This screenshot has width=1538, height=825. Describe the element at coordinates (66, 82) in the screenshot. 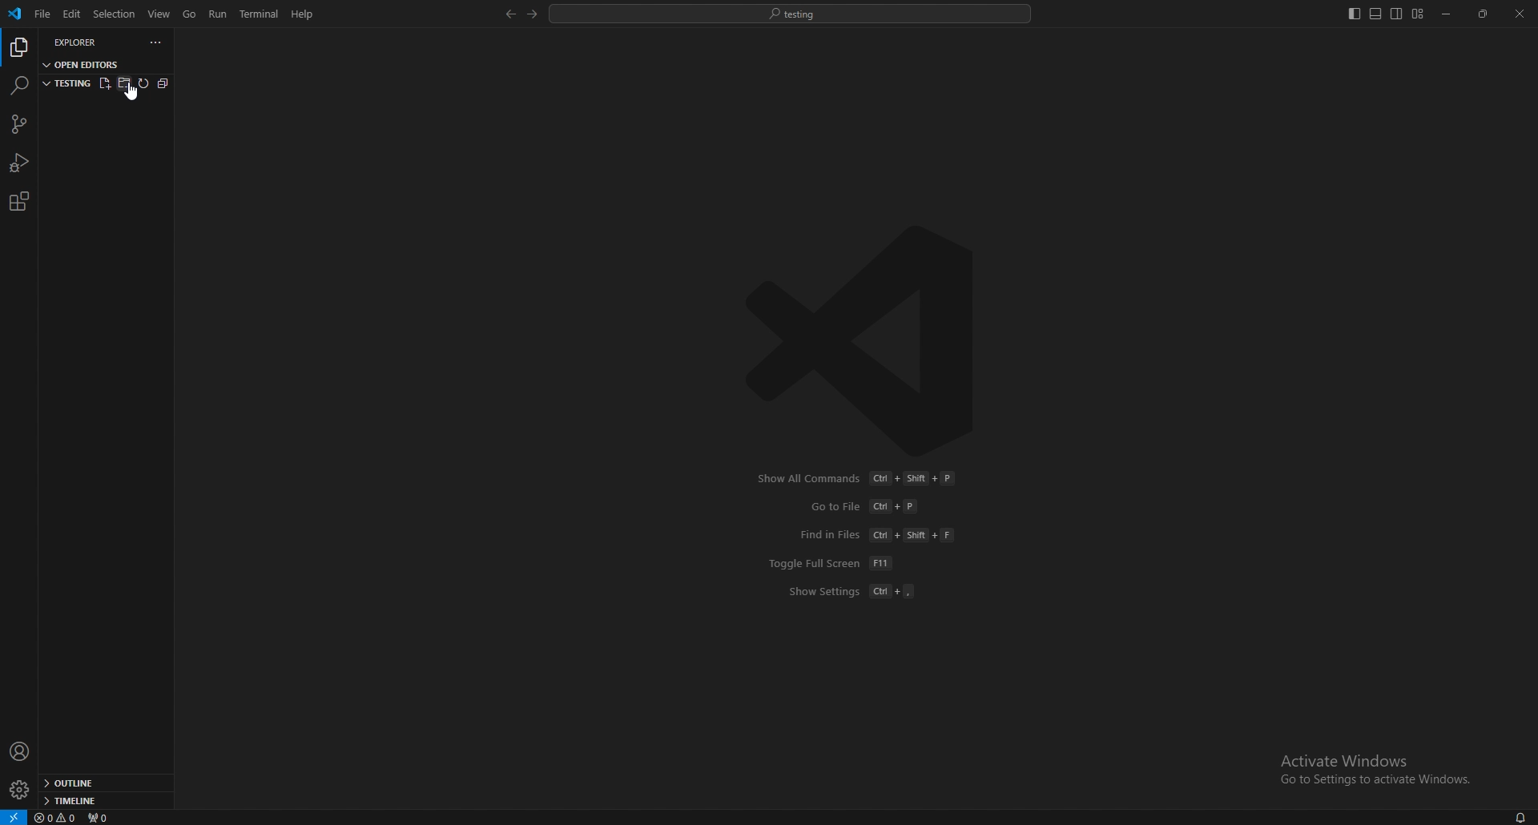

I see `folder name` at that location.